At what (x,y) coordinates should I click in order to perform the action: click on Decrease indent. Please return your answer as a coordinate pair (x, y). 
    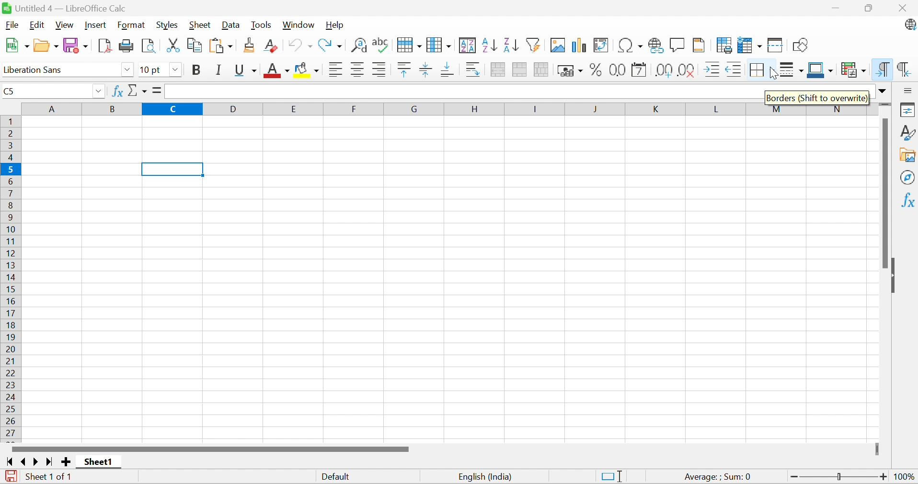
    Looking at the image, I should click on (733, 71).